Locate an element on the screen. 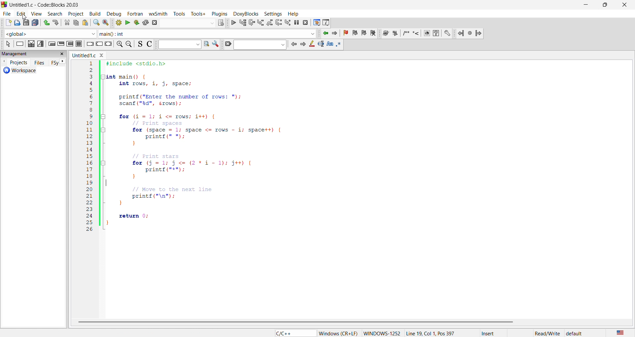 The height and width of the screenshot is (337, 635). various info is located at coordinates (326, 22).